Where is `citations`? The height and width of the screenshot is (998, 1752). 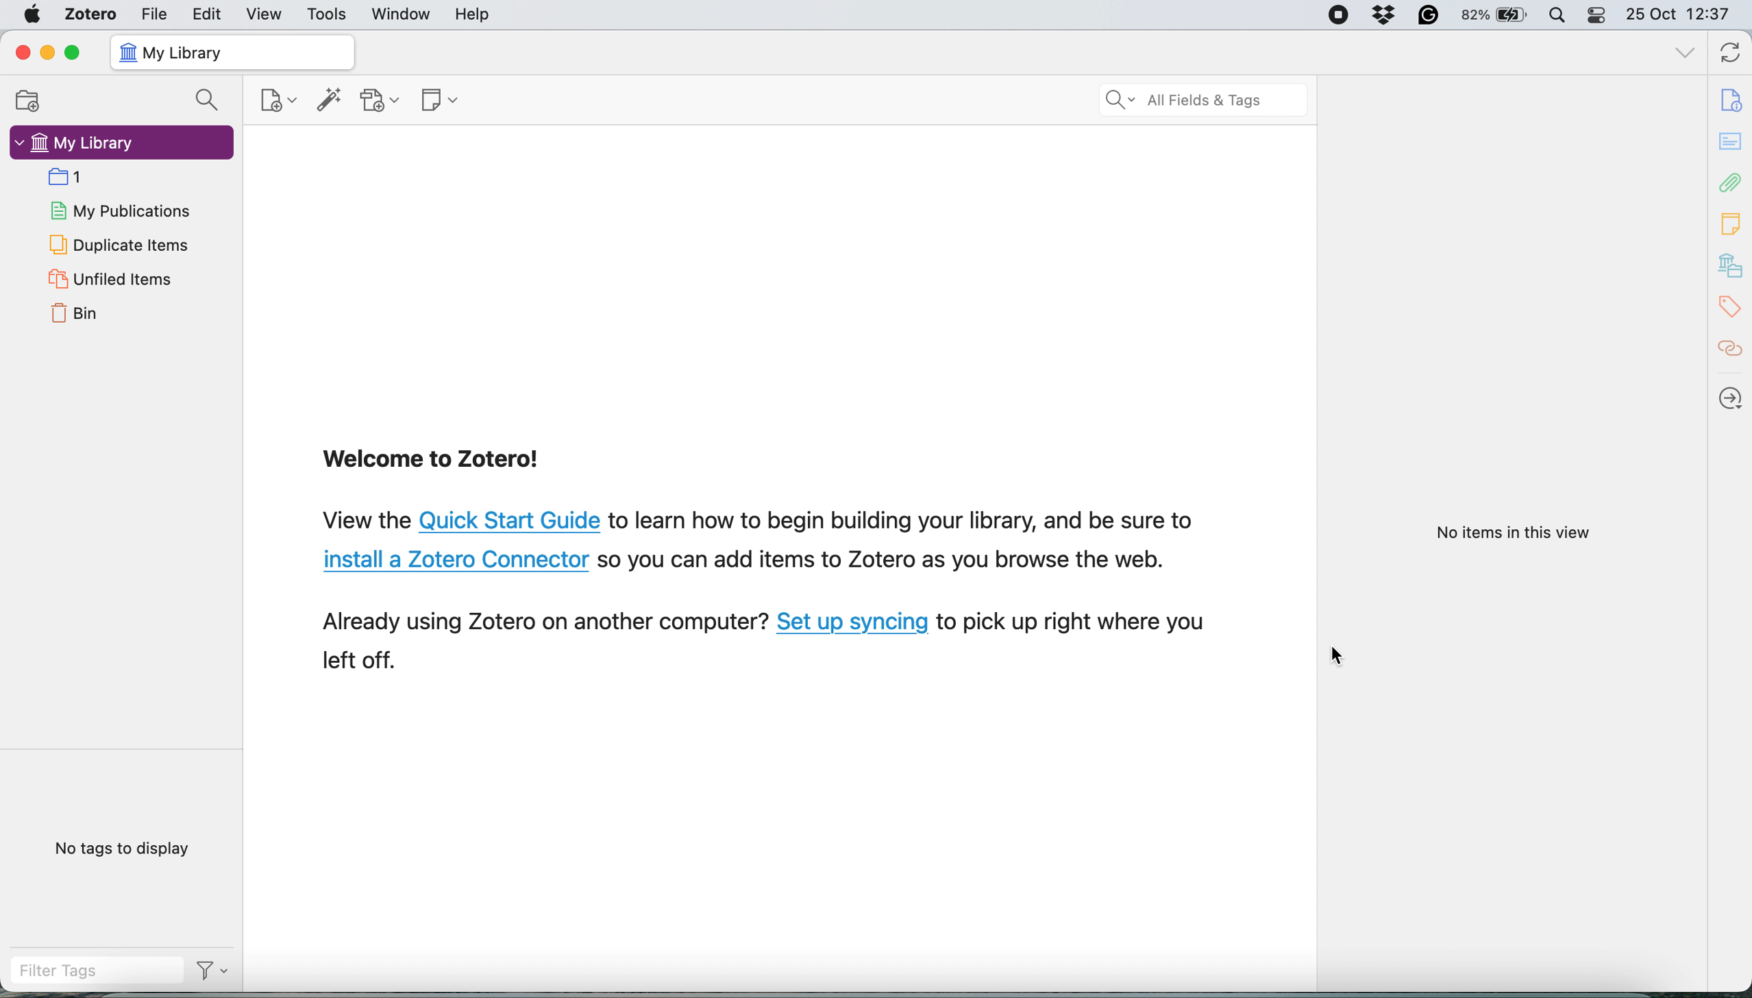
citations is located at coordinates (1734, 352).